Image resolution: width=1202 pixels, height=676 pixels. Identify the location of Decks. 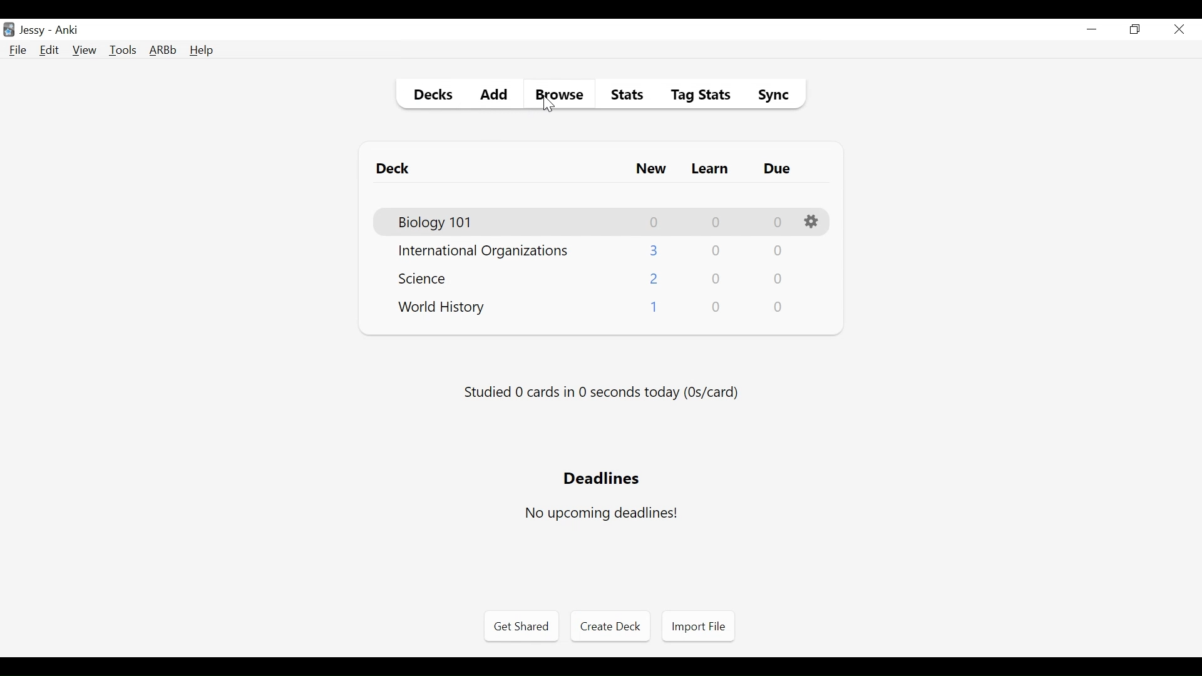
(430, 96).